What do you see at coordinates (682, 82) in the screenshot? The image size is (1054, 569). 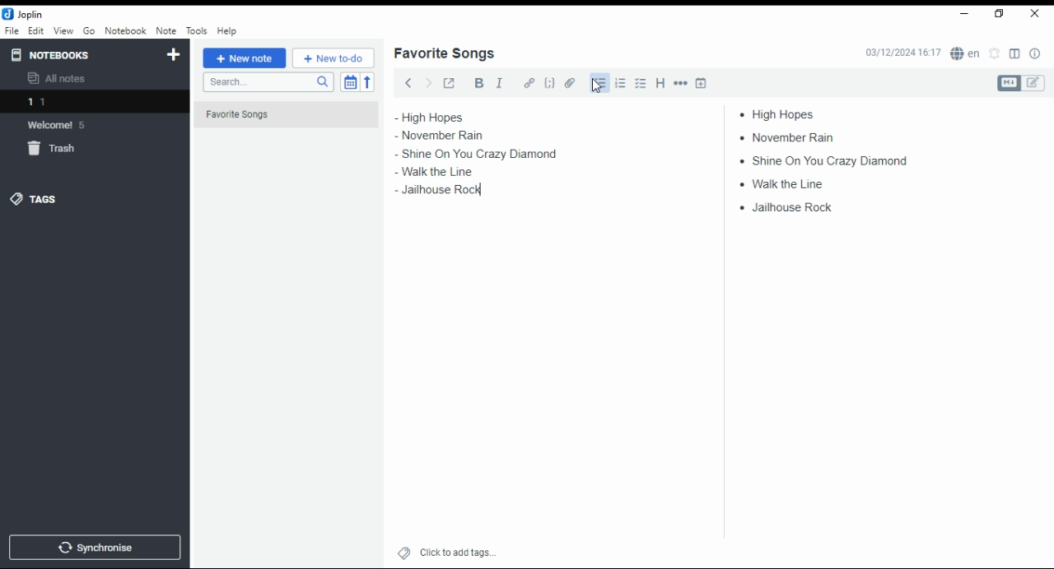 I see `horizontal rule` at bounding box center [682, 82].